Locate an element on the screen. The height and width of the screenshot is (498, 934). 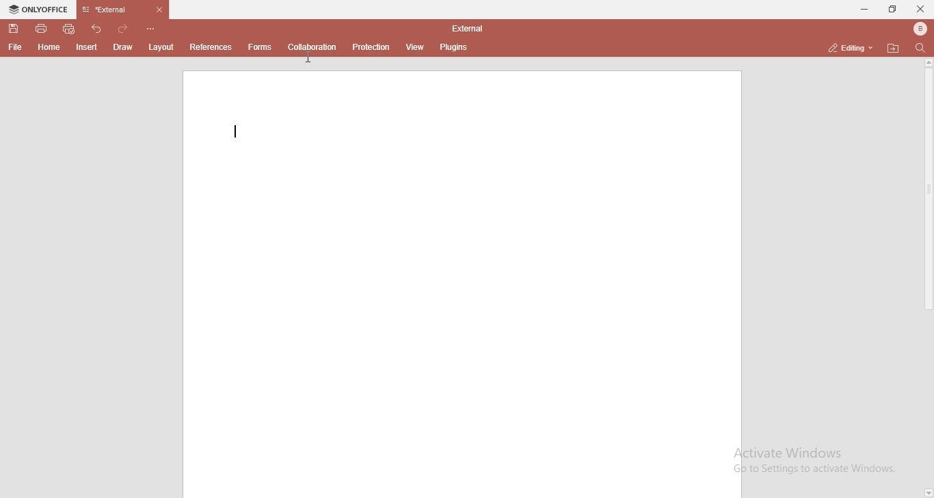
references is located at coordinates (213, 47).